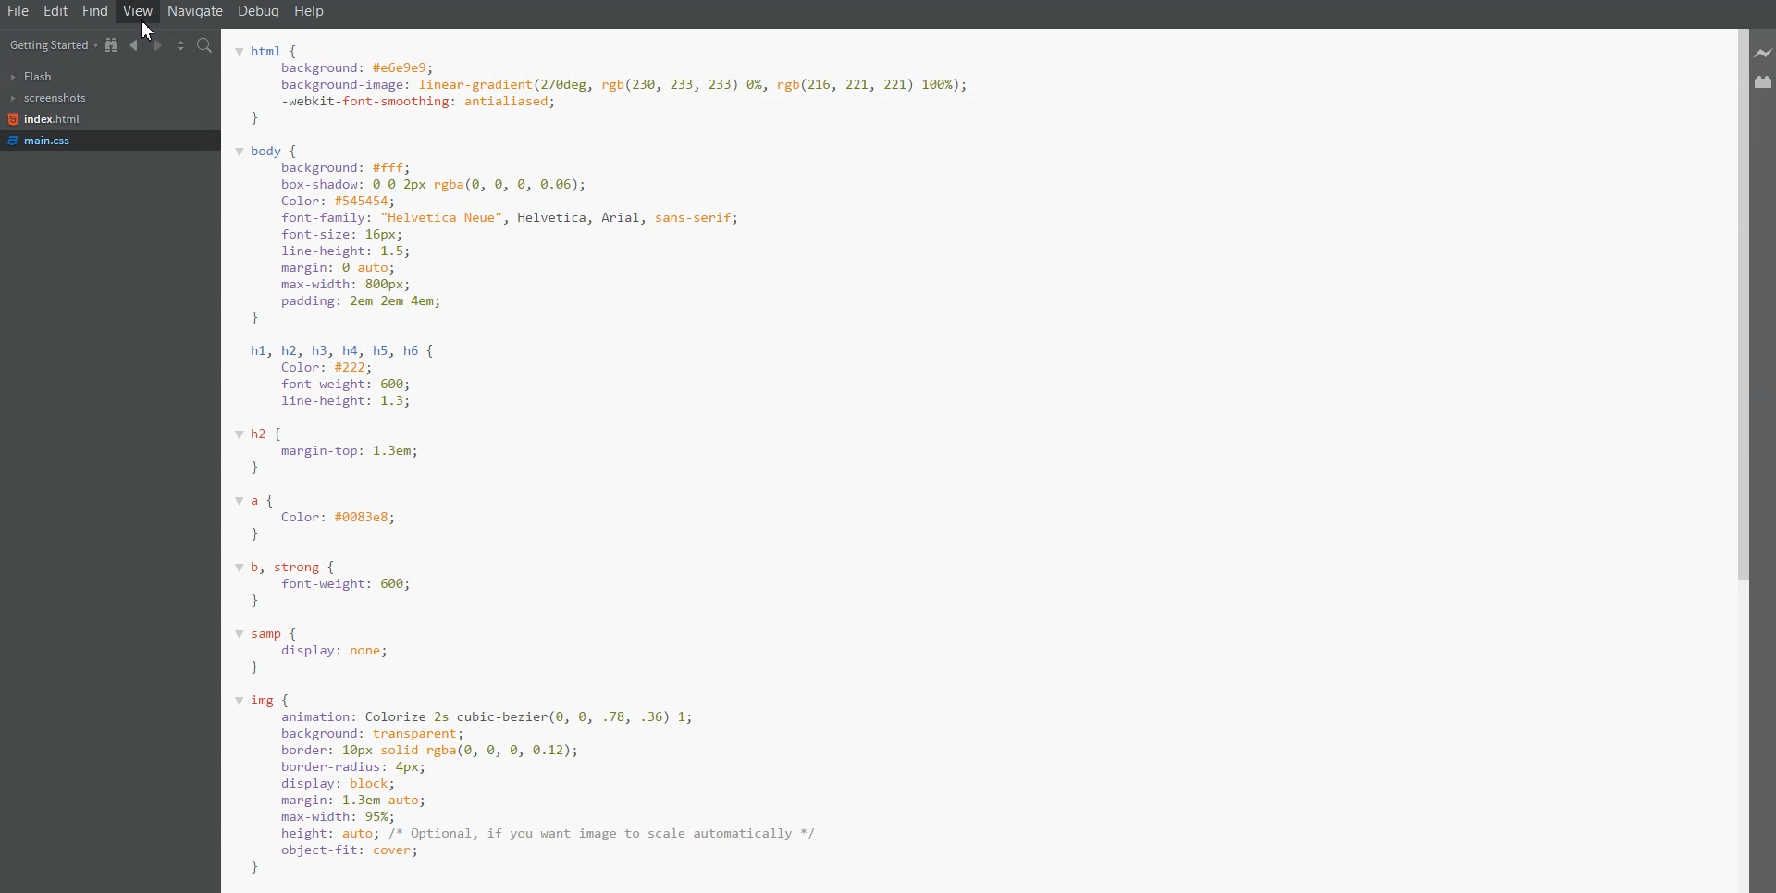  I want to click on main.css, so click(45, 141).